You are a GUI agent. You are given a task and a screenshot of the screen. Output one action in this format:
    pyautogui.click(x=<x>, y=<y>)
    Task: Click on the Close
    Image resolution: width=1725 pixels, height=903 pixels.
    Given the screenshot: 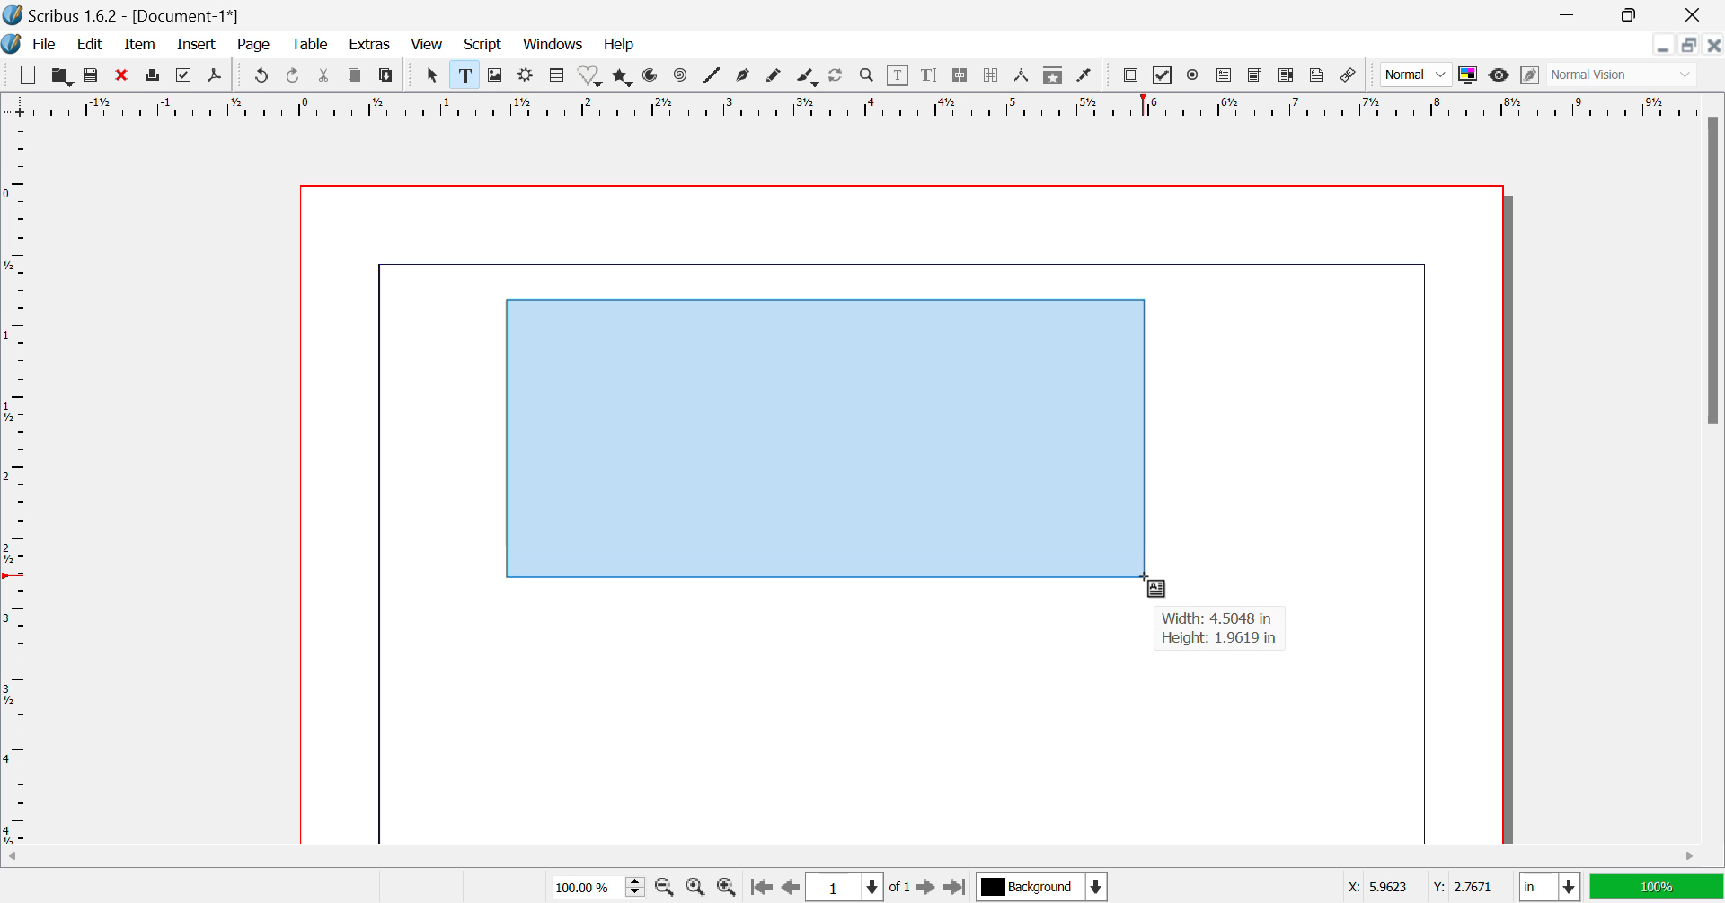 What is the action you would take?
    pyautogui.click(x=1694, y=14)
    